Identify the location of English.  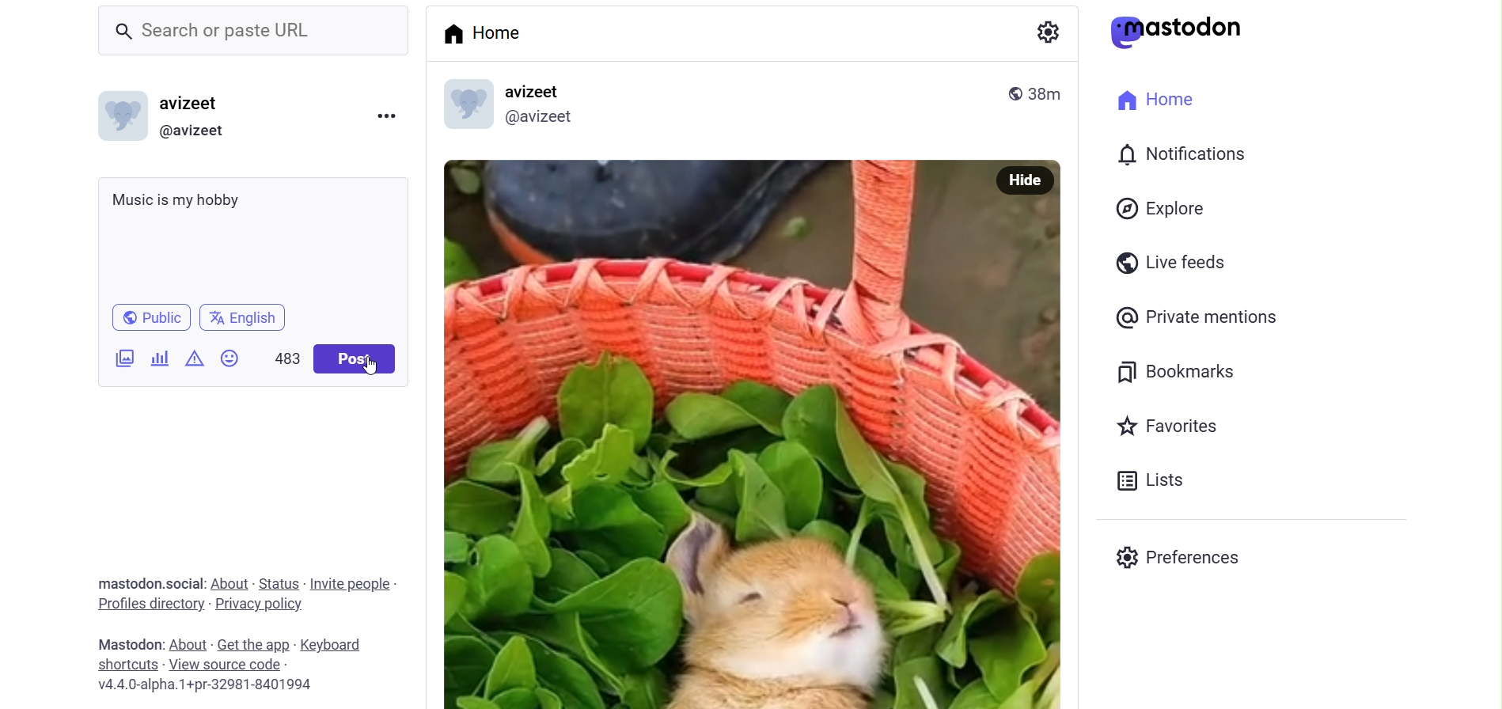
(248, 317).